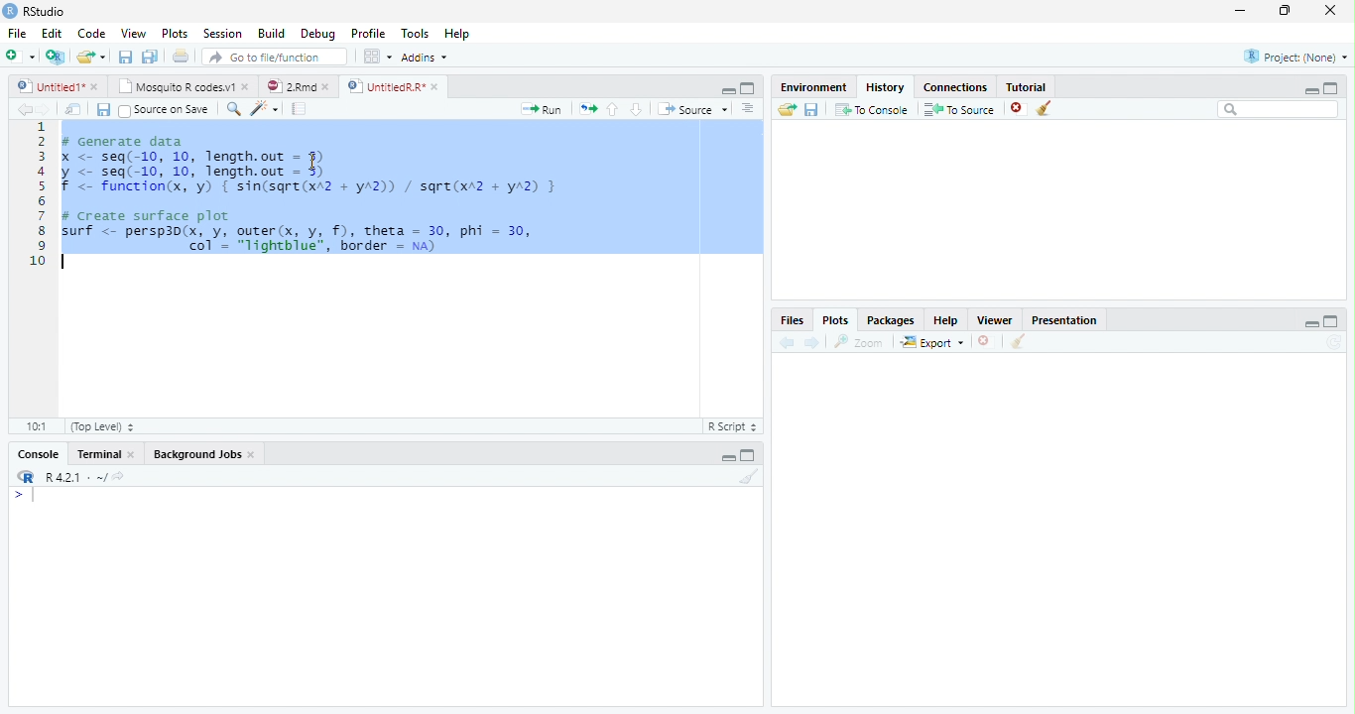 This screenshot has height=714, width=1355. I want to click on Packages, so click(891, 319).